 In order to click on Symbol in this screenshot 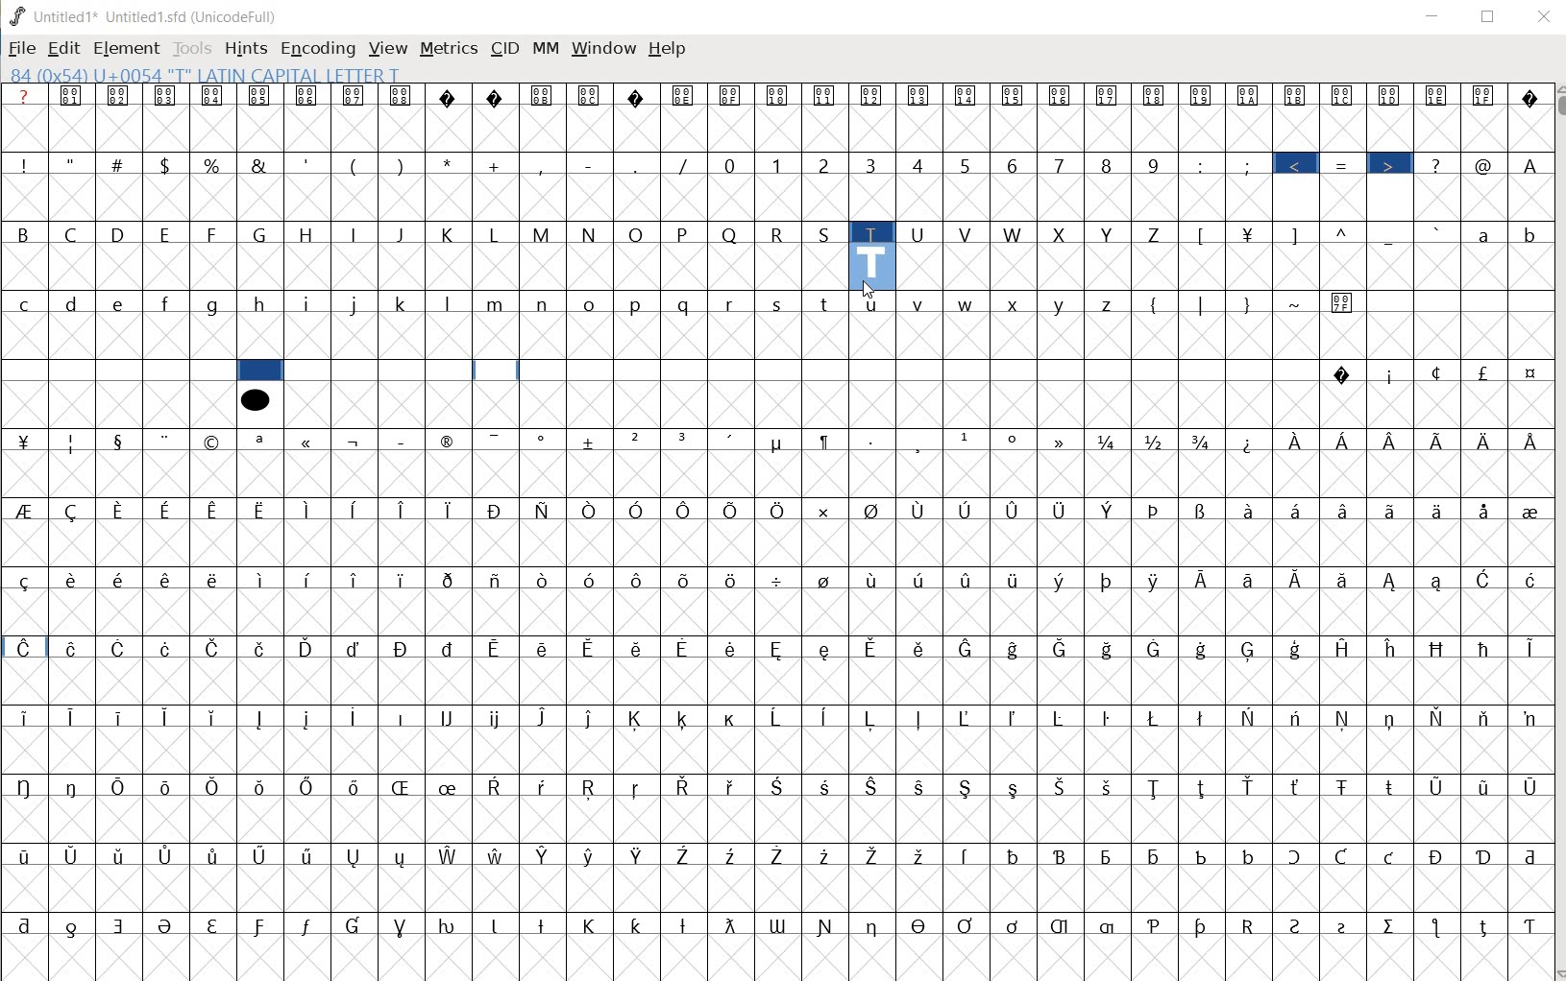, I will do `click(1159, 649)`.